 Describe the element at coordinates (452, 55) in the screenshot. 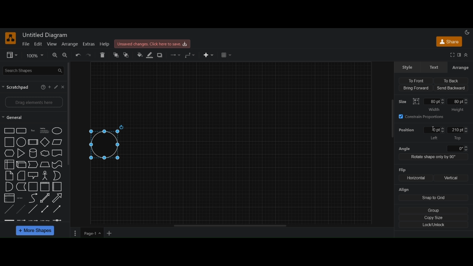

I see `fullscreen` at that location.